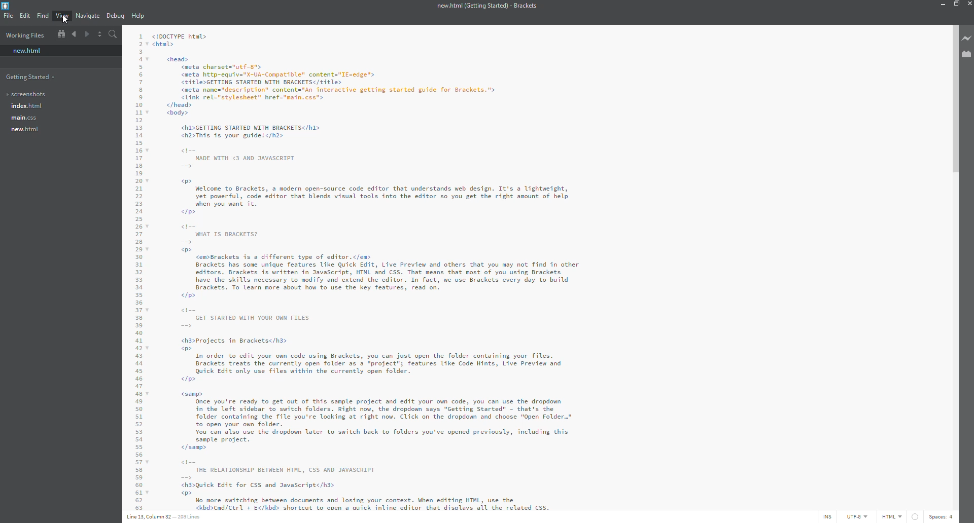 The width and height of the screenshot is (974, 523). I want to click on navigate, so click(87, 15).